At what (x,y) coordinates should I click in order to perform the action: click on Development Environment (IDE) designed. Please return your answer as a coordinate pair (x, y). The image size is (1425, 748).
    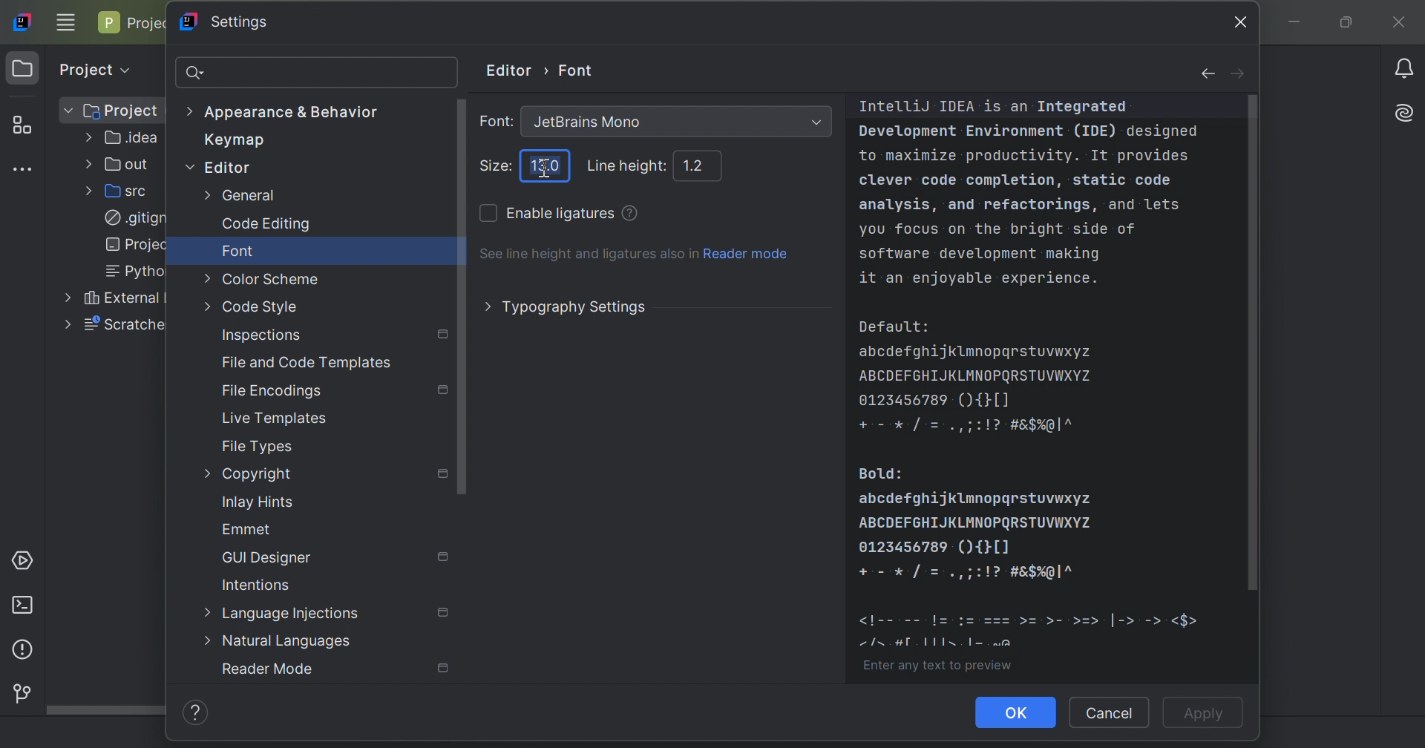
    Looking at the image, I should click on (1029, 131).